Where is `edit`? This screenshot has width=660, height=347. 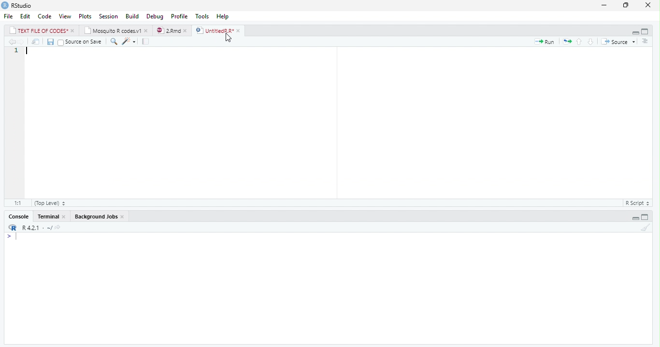 edit is located at coordinates (26, 16).